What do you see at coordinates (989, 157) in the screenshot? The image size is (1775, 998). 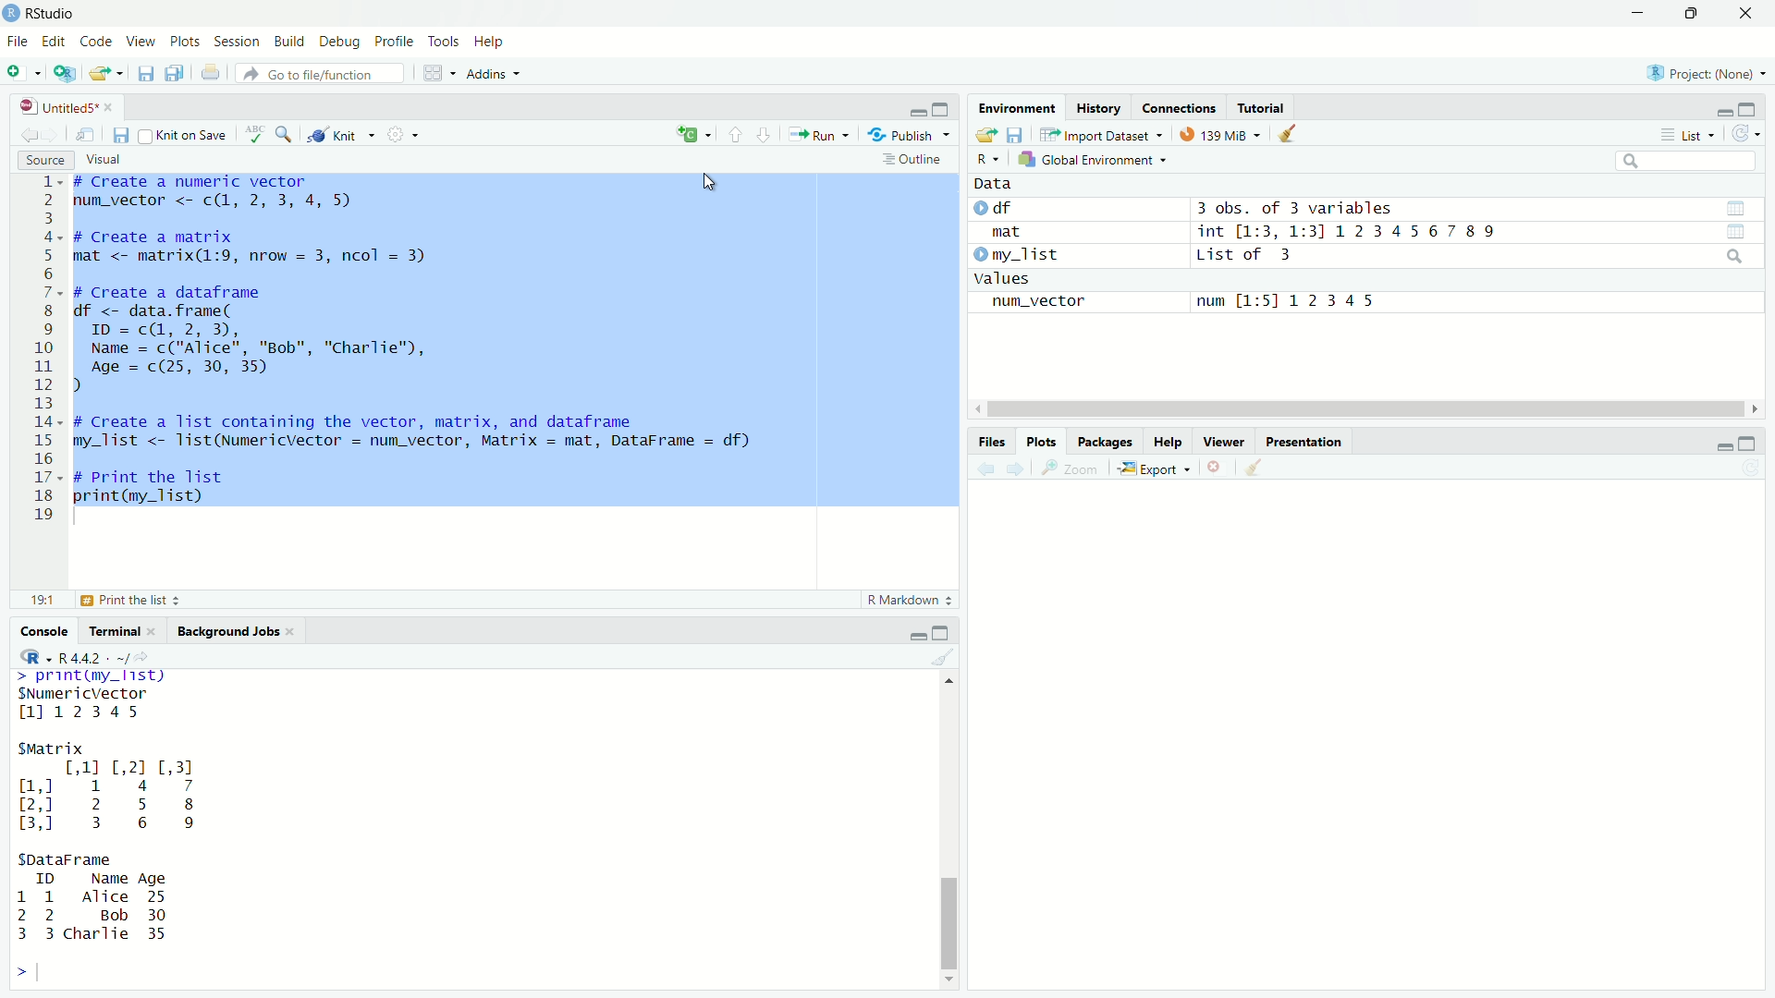 I see `R~` at bounding box center [989, 157].